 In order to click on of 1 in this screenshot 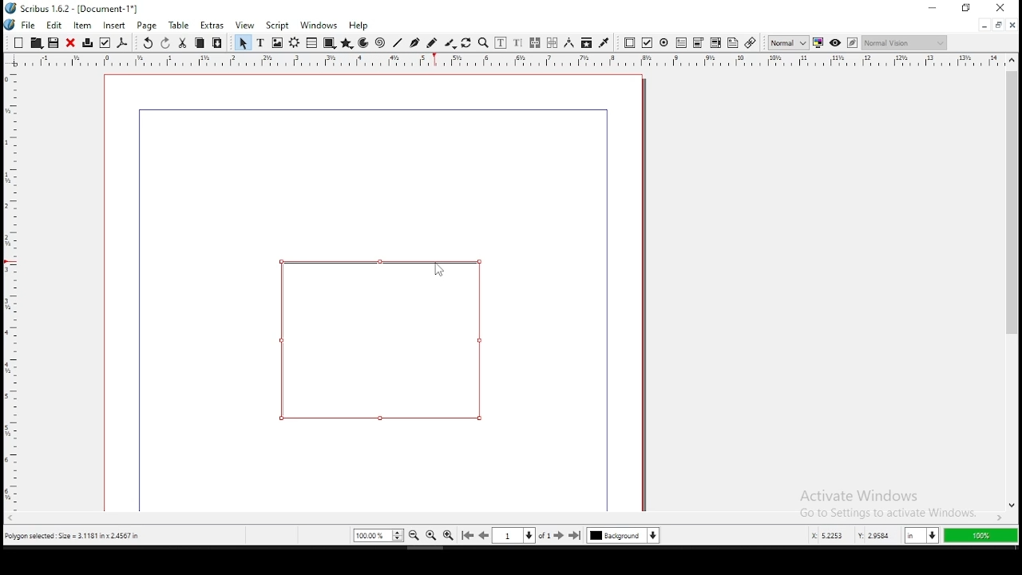, I will do `click(545, 535)`.